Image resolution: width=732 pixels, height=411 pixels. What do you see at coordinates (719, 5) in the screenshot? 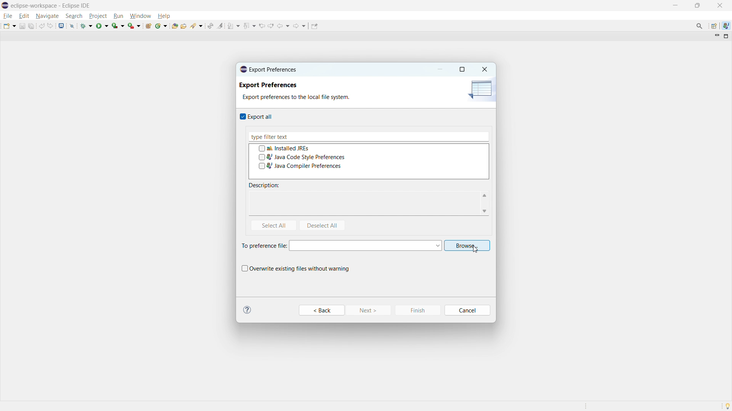
I see `close` at bounding box center [719, 5].